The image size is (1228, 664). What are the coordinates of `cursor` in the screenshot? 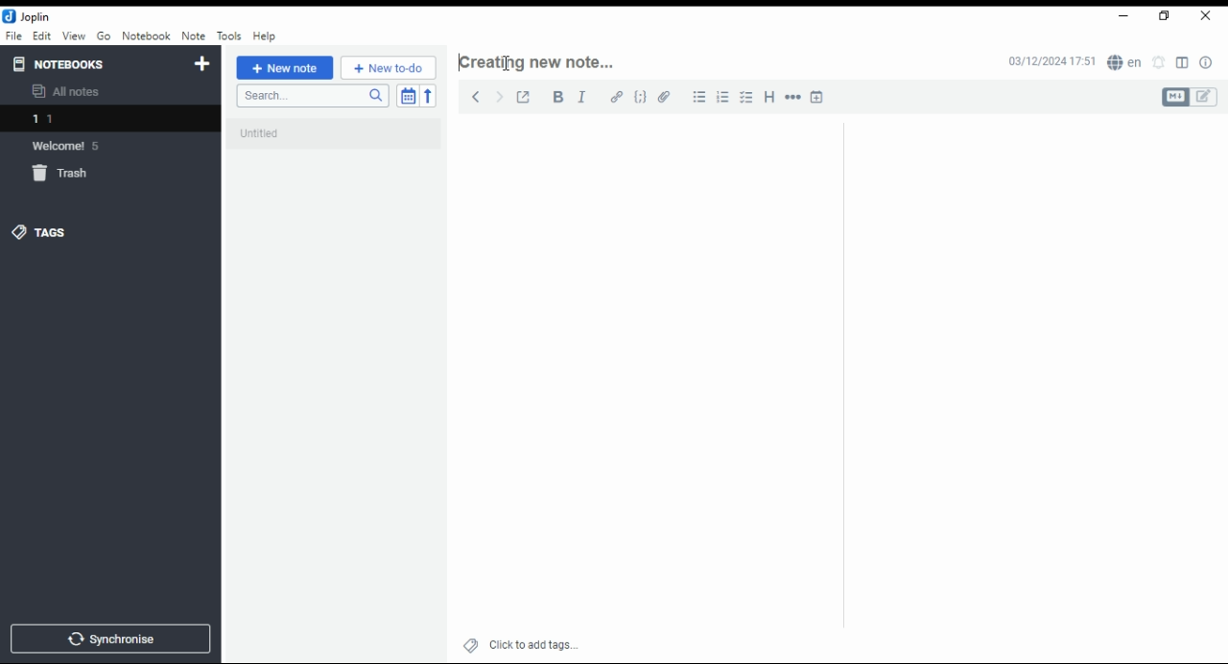 It's located at (507, 63).